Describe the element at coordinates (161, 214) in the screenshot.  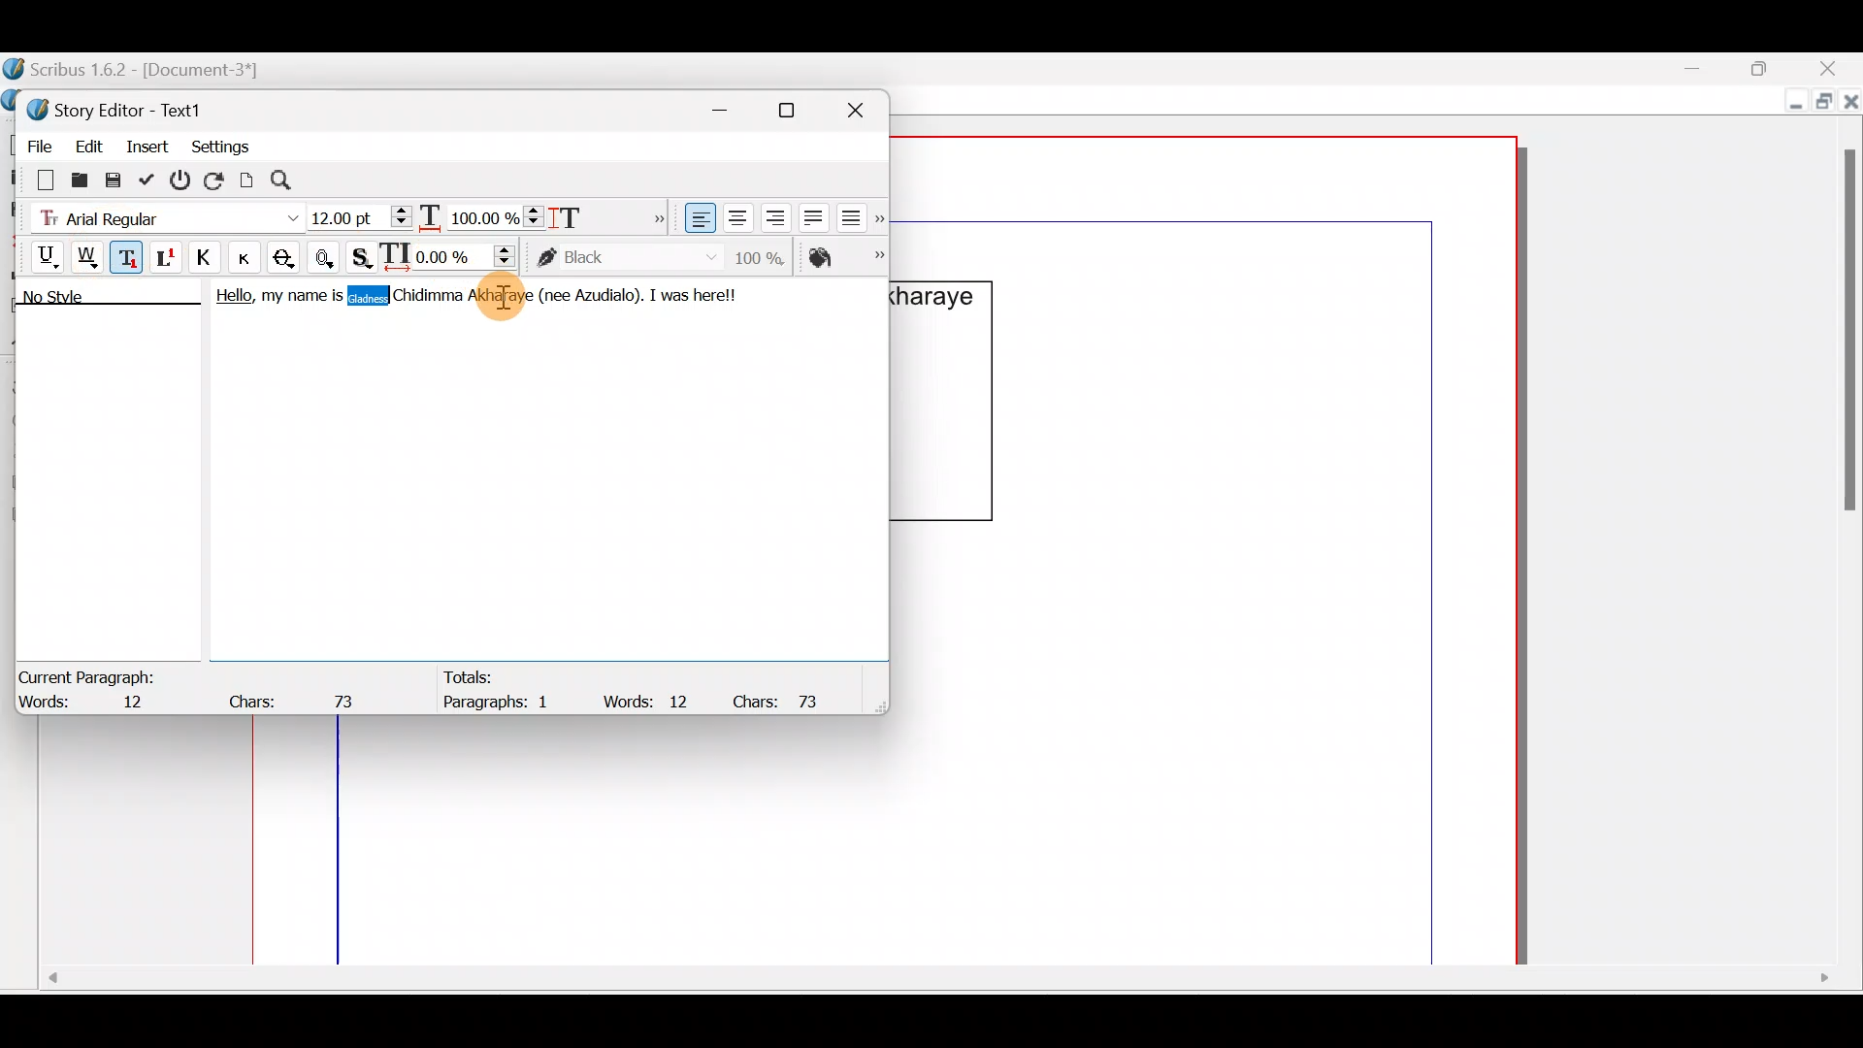
I see `Font type - Arial Regular` at that location.